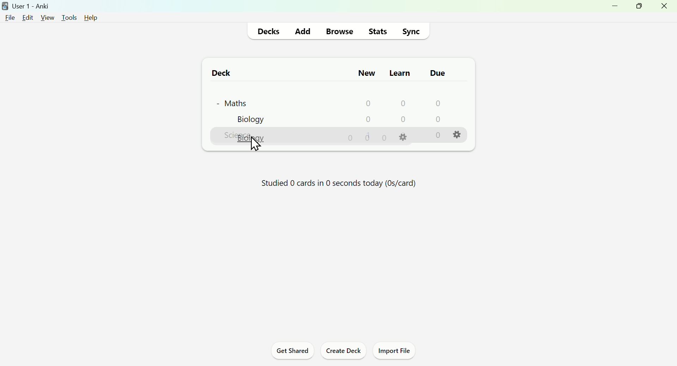 Image resolution: width=677 pixels, height=366 pixels. What do you see at coordinates (370, 135) in the screenshot?
I see `1` at bounding box center [370, 135].